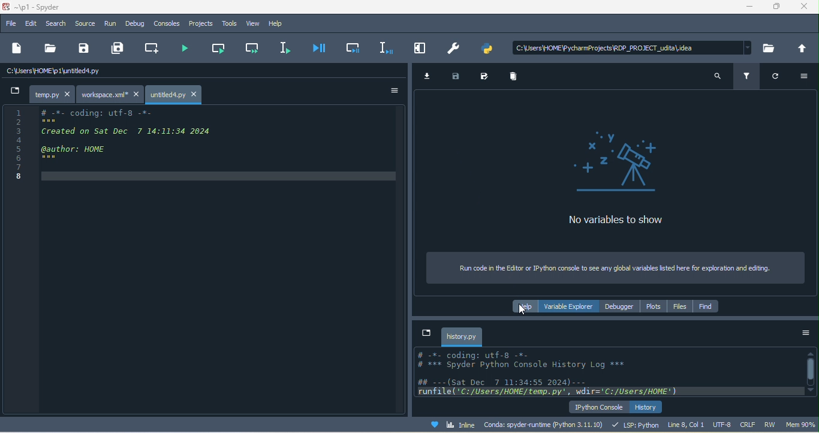 The image size is (819, 433). What do you see at coordinates (770, 425) in the screenshot?
I see `rw` at bounding box center [770, 425].